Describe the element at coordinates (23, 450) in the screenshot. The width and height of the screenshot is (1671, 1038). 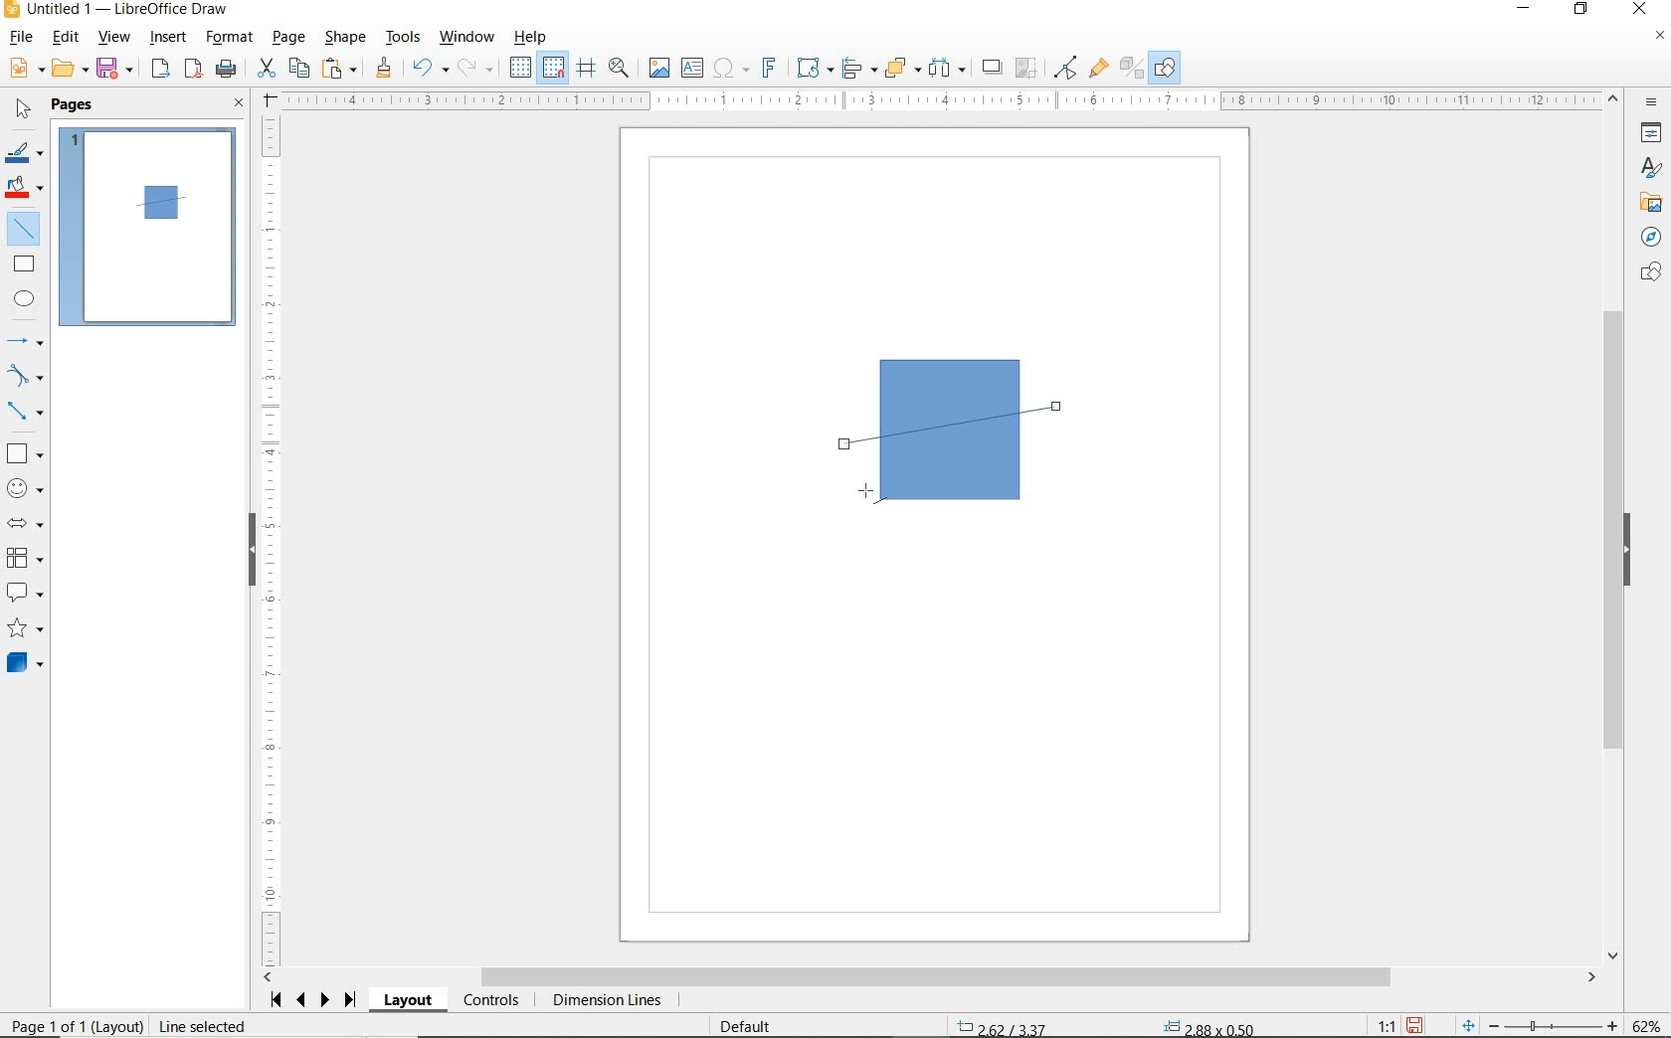
I see `BASIC SHAPES` at that location.